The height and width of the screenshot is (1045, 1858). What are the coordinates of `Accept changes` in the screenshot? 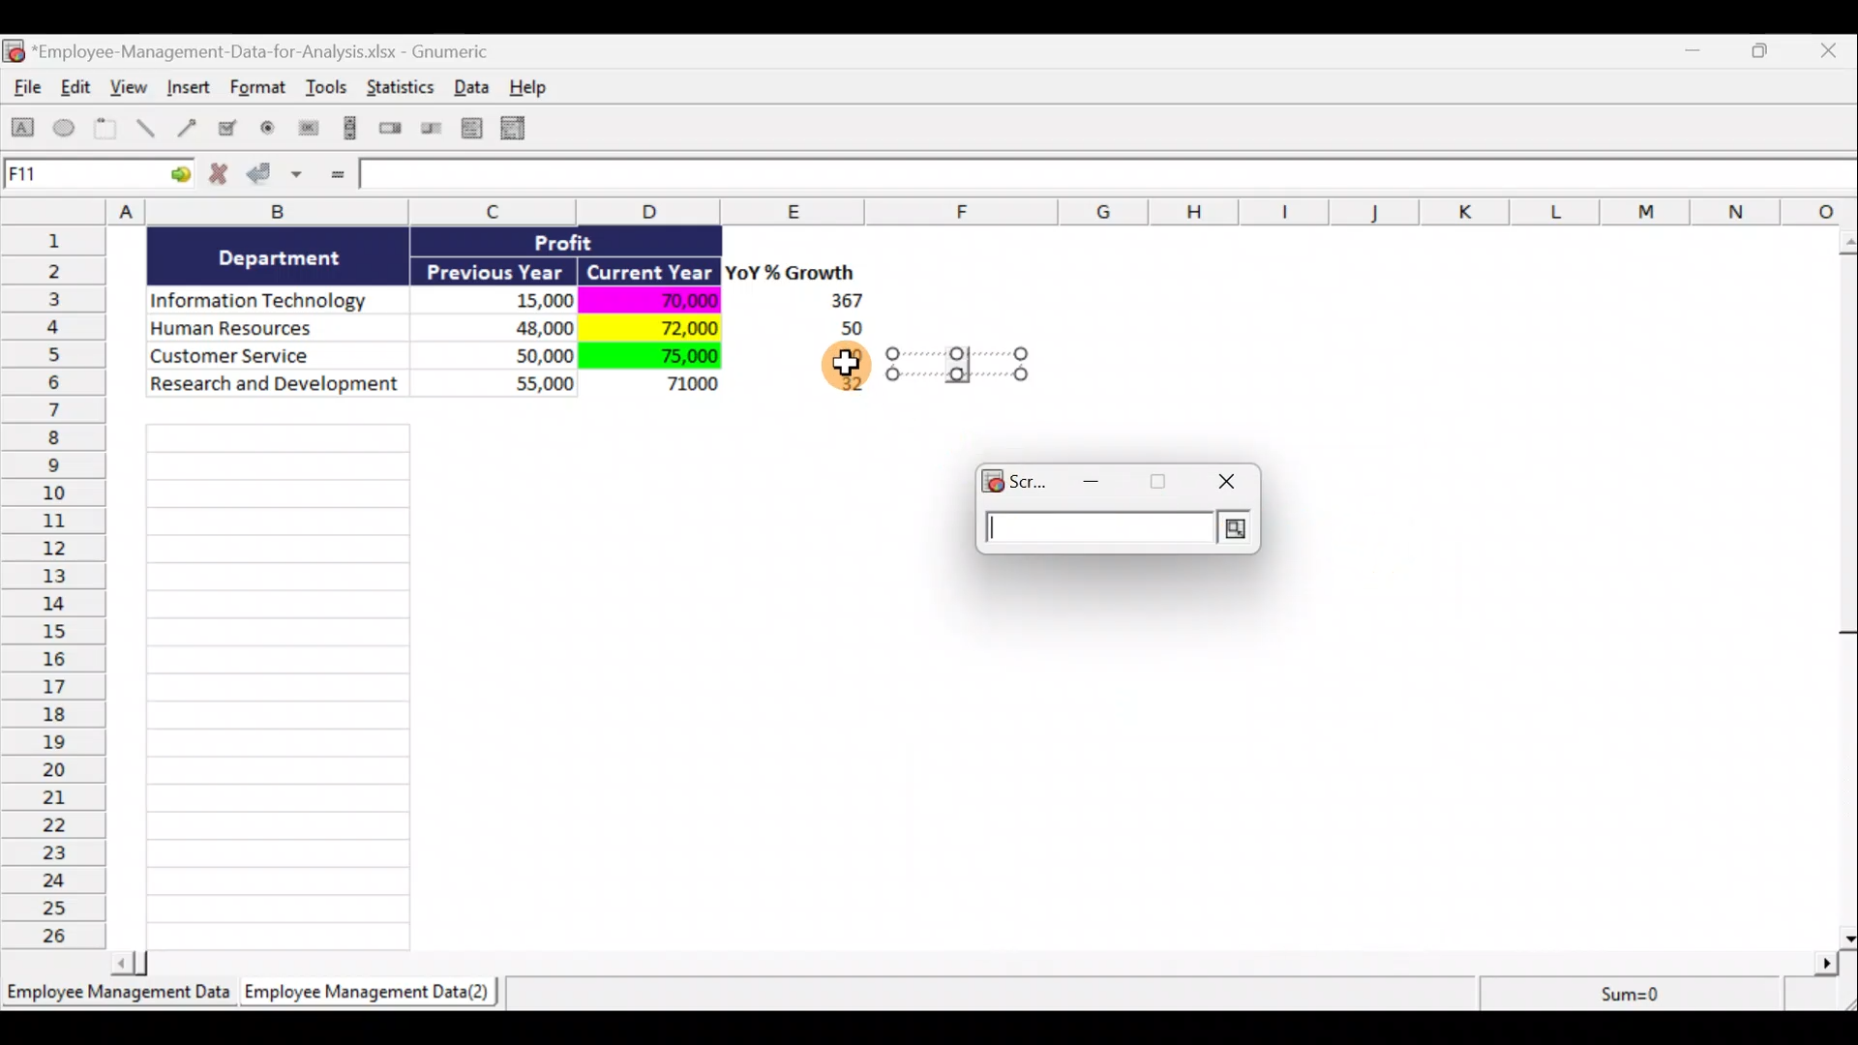 It's located at (278, 181).